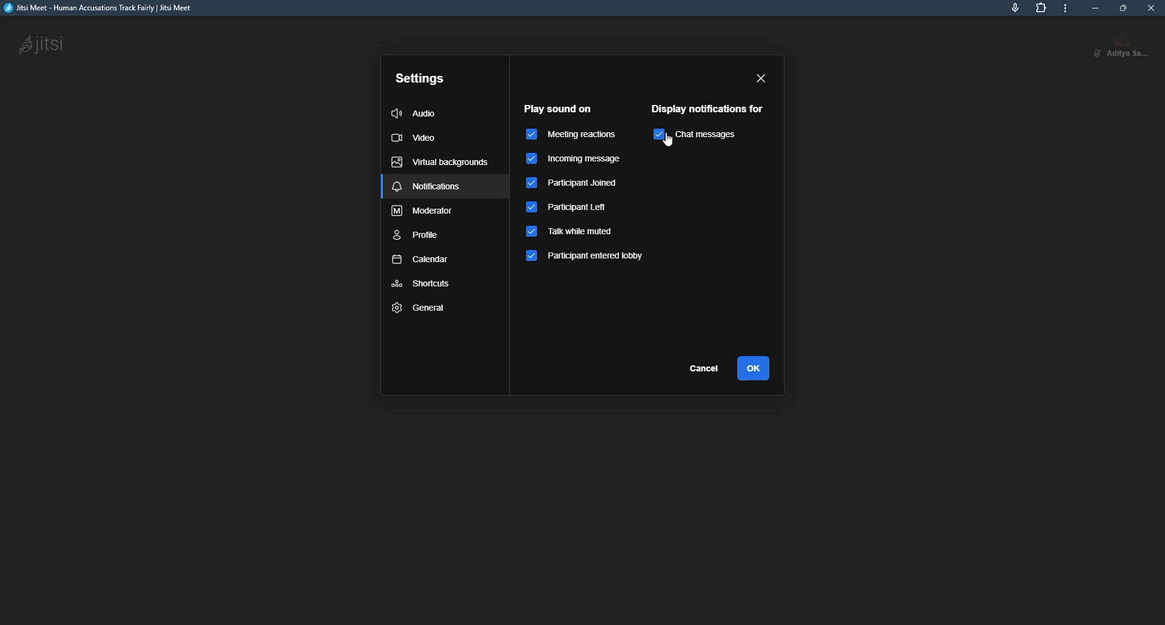 This screenshot has height=625, width=1165. What do you see at coordinates (1041, 8) in the screenshot?
I see `extensions` at bounding box center [1041, 8].